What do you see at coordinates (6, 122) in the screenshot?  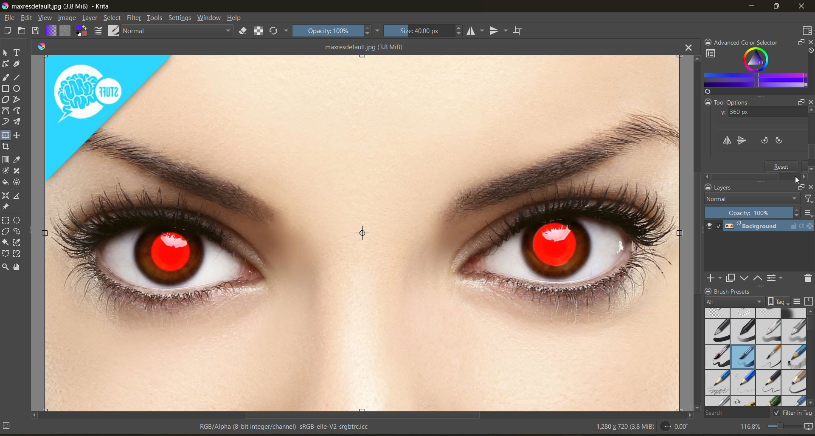 I see `tool` at bounding box center [6, 122].